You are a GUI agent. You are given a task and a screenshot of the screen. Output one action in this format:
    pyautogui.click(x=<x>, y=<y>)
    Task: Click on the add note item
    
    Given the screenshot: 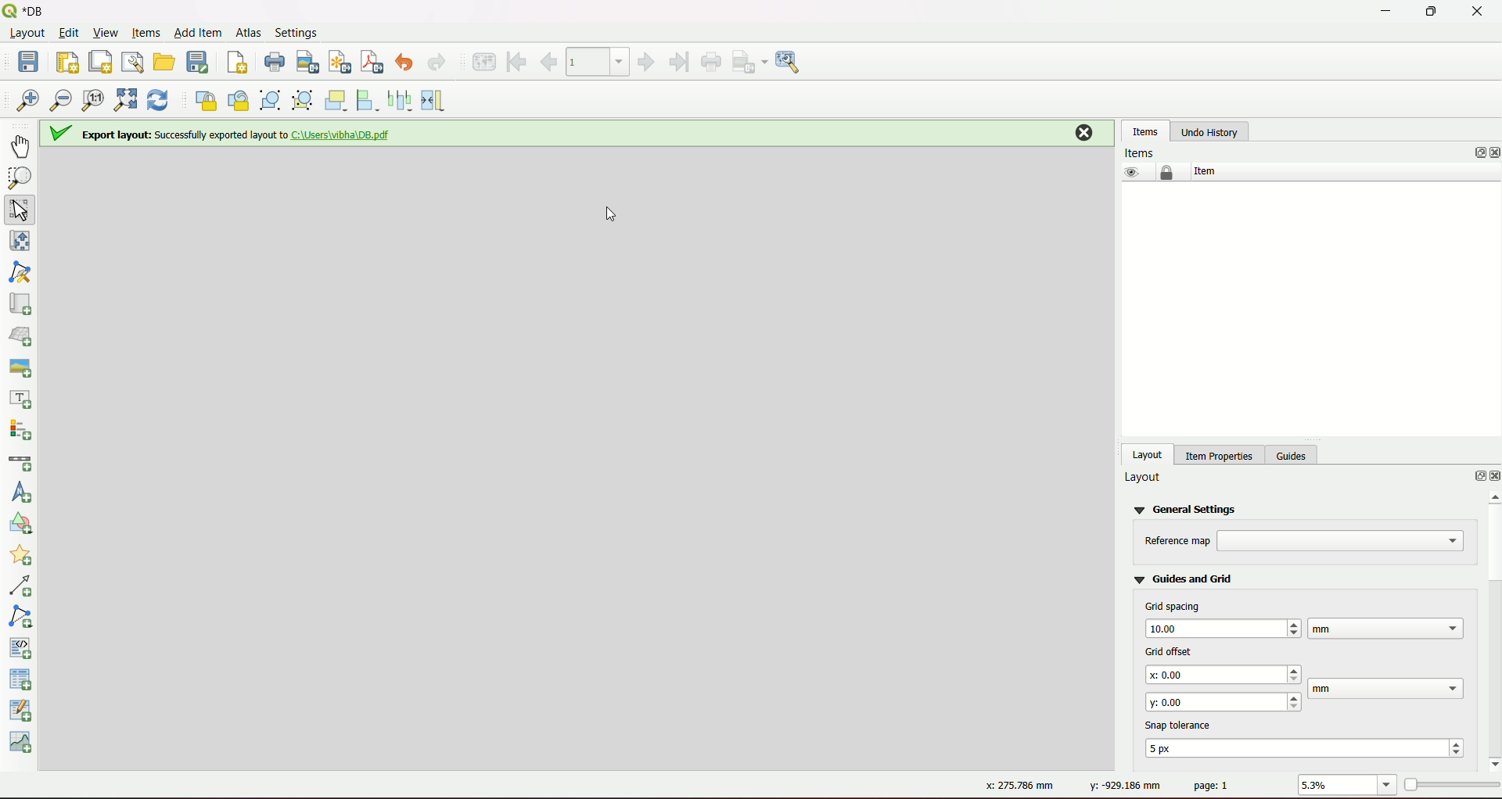 What is the action you would take?
    pyautogui.click(x=23, y=615)
    